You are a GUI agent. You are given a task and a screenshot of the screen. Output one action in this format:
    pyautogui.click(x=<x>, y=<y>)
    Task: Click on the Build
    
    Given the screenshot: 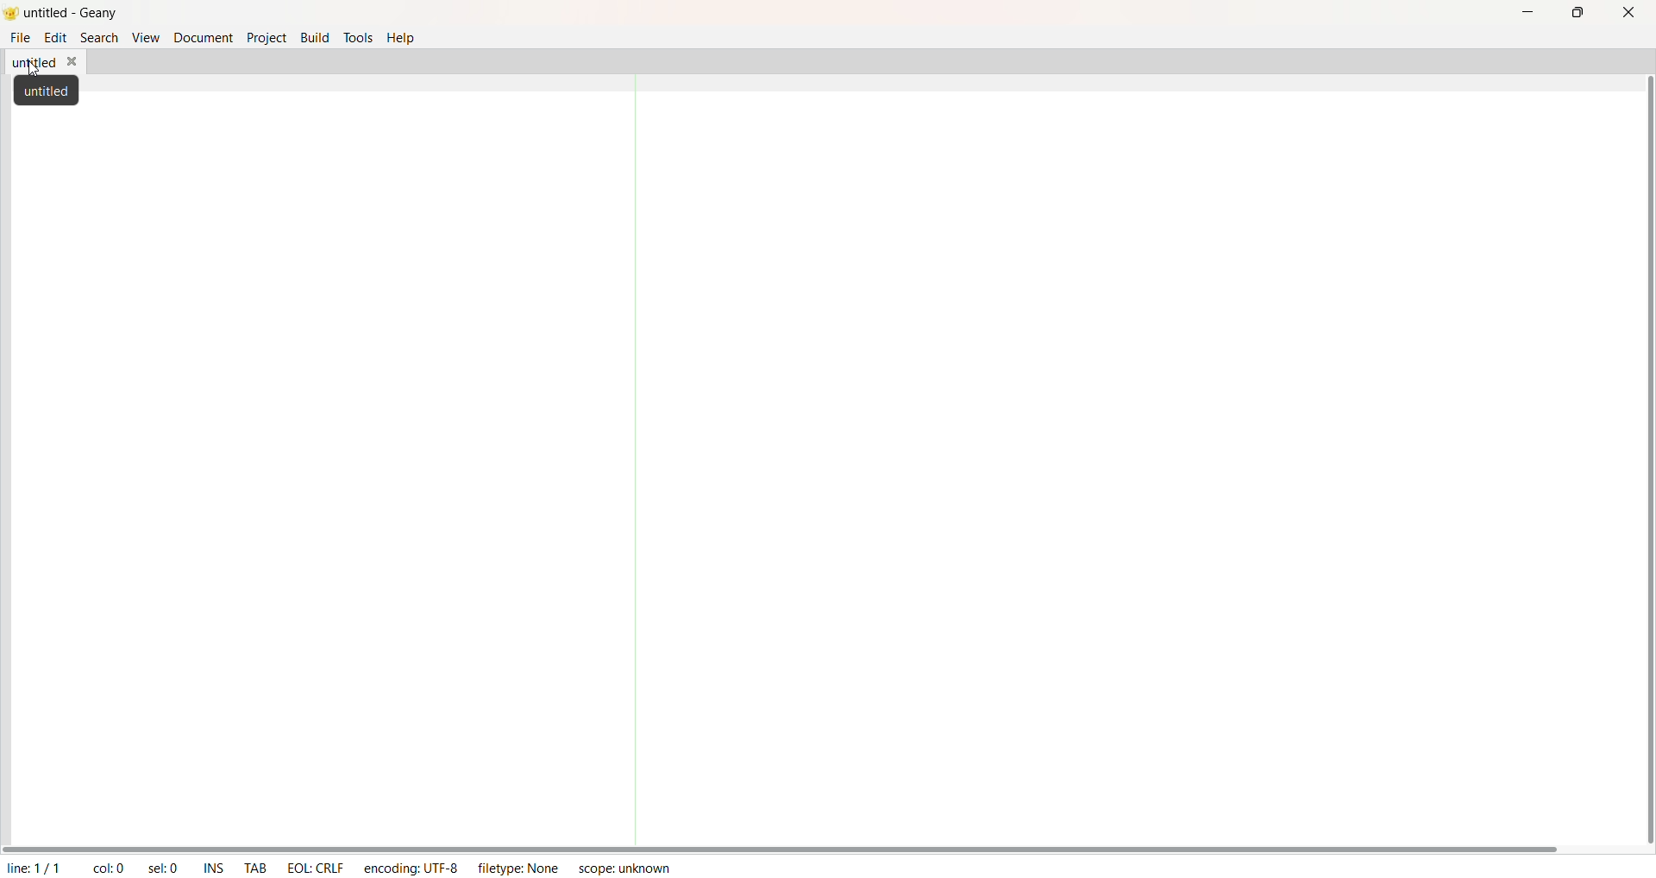 What is the action you would take?
    pyautogui.click(x=314, y=36)
    